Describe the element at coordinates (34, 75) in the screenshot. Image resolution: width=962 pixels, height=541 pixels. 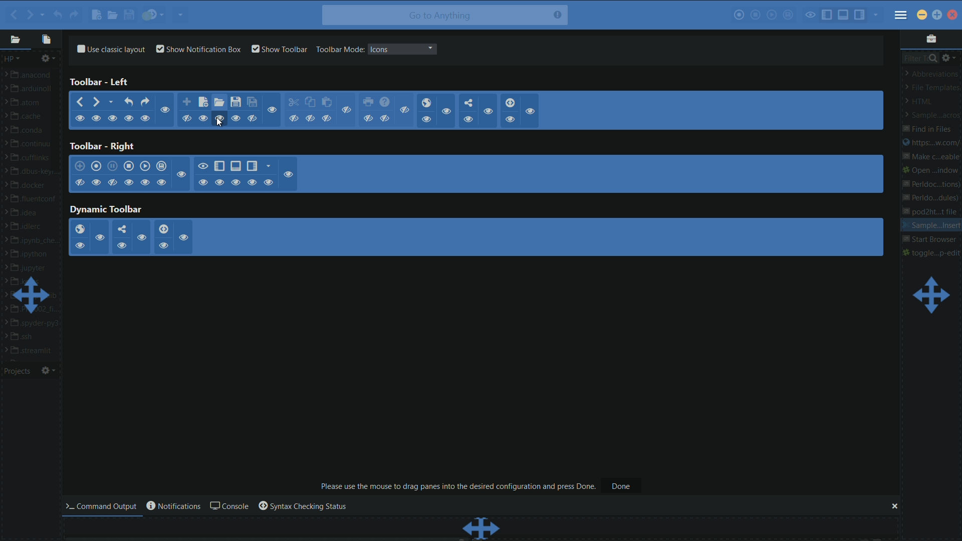
I see `anacond` at that location.